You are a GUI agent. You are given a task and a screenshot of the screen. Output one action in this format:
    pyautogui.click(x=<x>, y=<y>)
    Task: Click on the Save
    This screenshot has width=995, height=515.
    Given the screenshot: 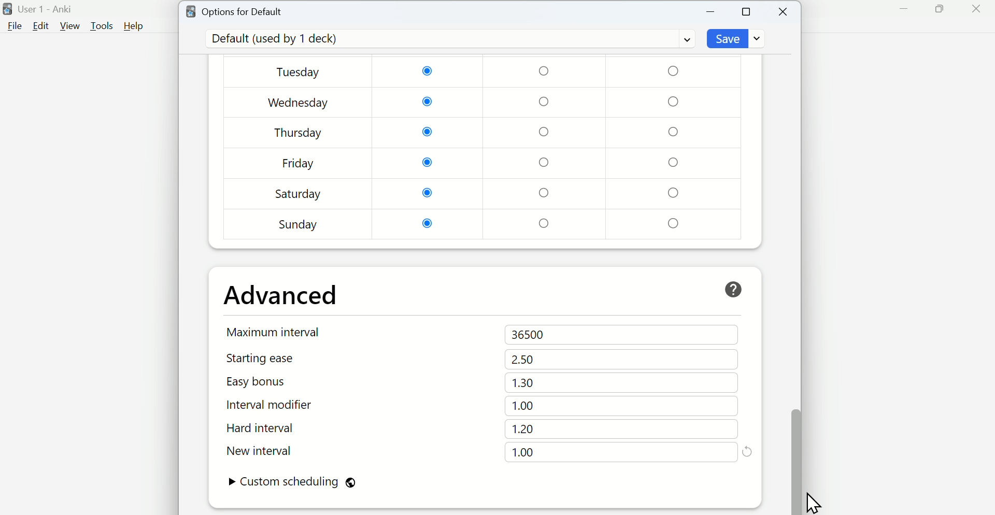 What is the action you would take?
    pyautogui.click(x=737, y=38)
    